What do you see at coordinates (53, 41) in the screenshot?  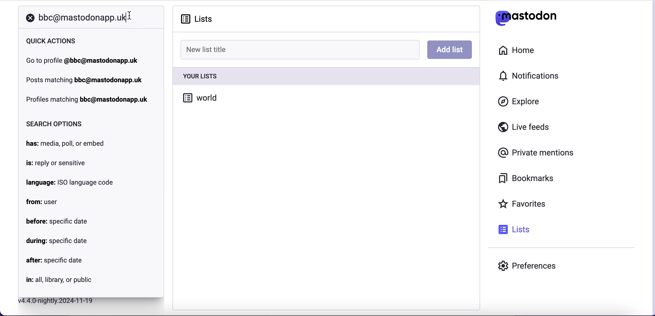 I see `quick actions` at bounding box center [53, 41].